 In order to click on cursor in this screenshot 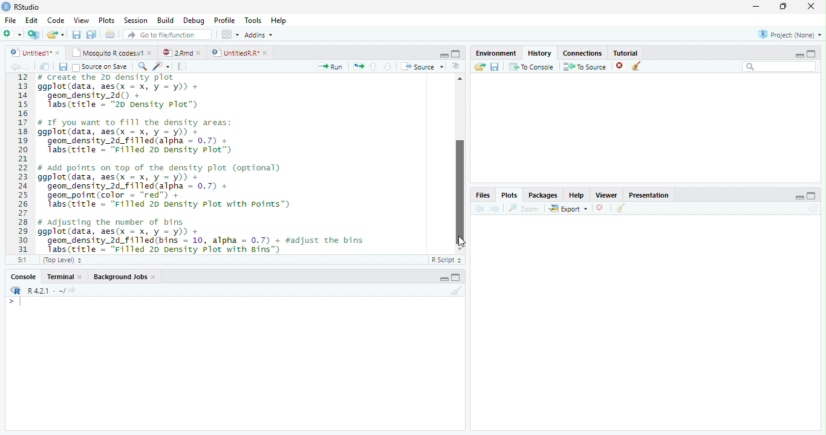, I will do `click(461, 236)`.